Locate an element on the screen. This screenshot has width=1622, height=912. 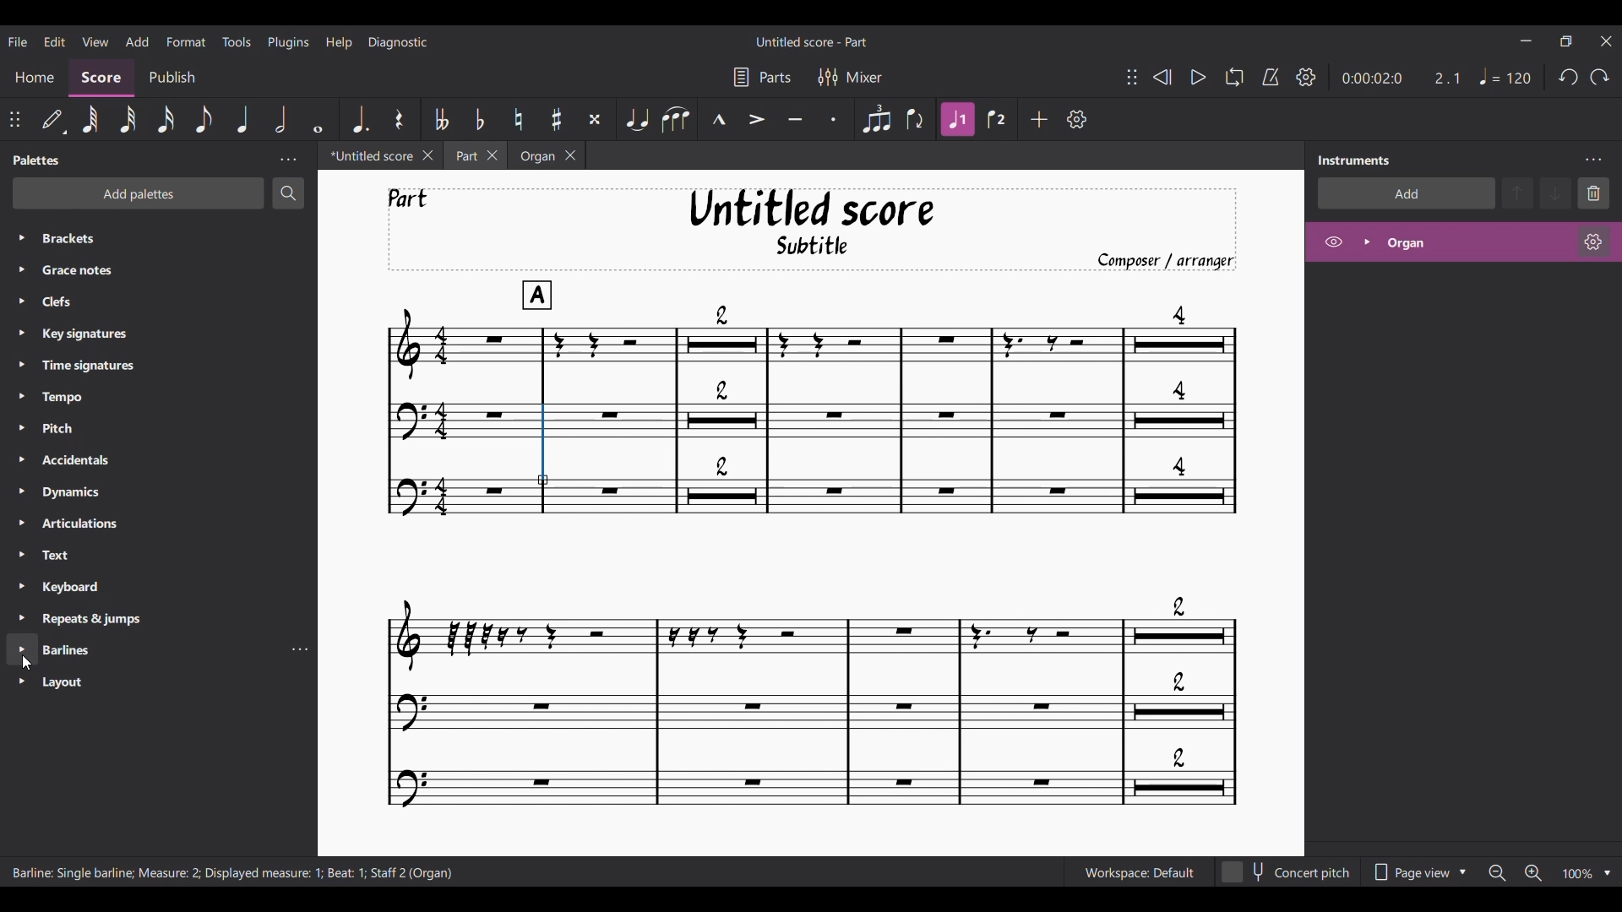
Hide organ is located at coordinates (1334, 242).